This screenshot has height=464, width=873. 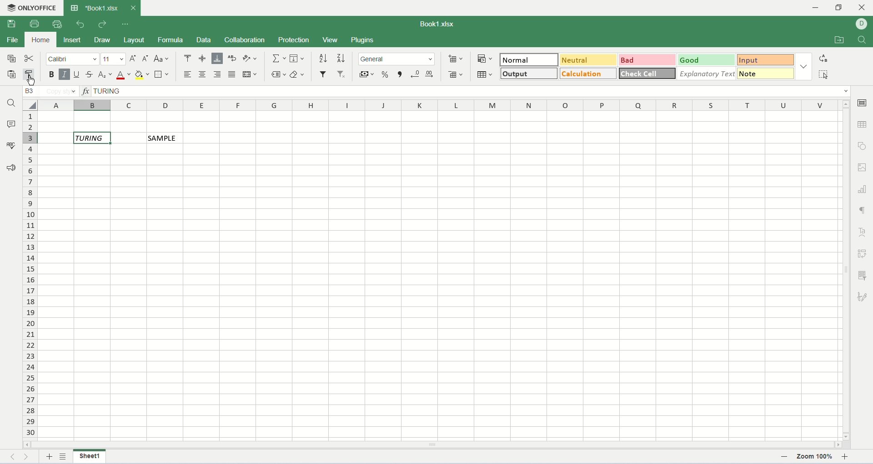 What do you see at coordinates (863, 275) in the screenshot?
I see `slicer settings` at bounding box center [863, 275].